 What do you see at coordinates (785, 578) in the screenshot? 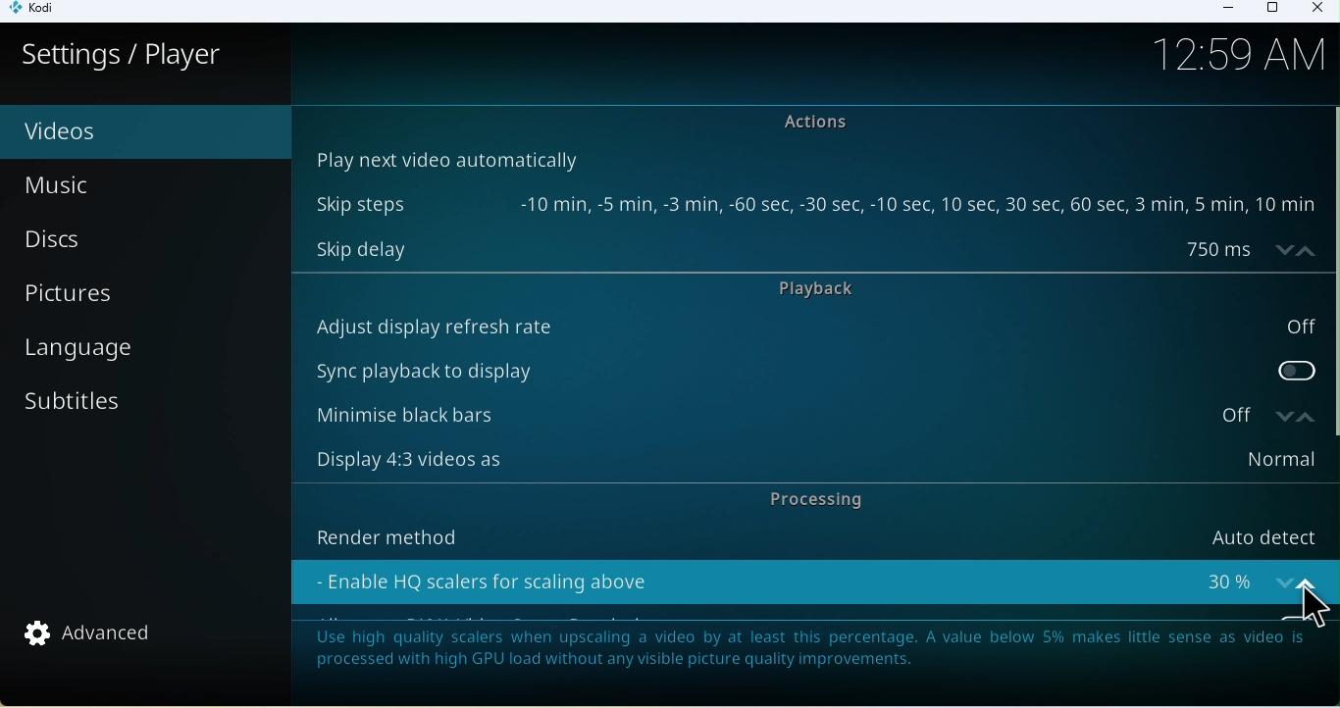
I see `Enable HQ scalers for scaling above` at bounding box center [785, 578].